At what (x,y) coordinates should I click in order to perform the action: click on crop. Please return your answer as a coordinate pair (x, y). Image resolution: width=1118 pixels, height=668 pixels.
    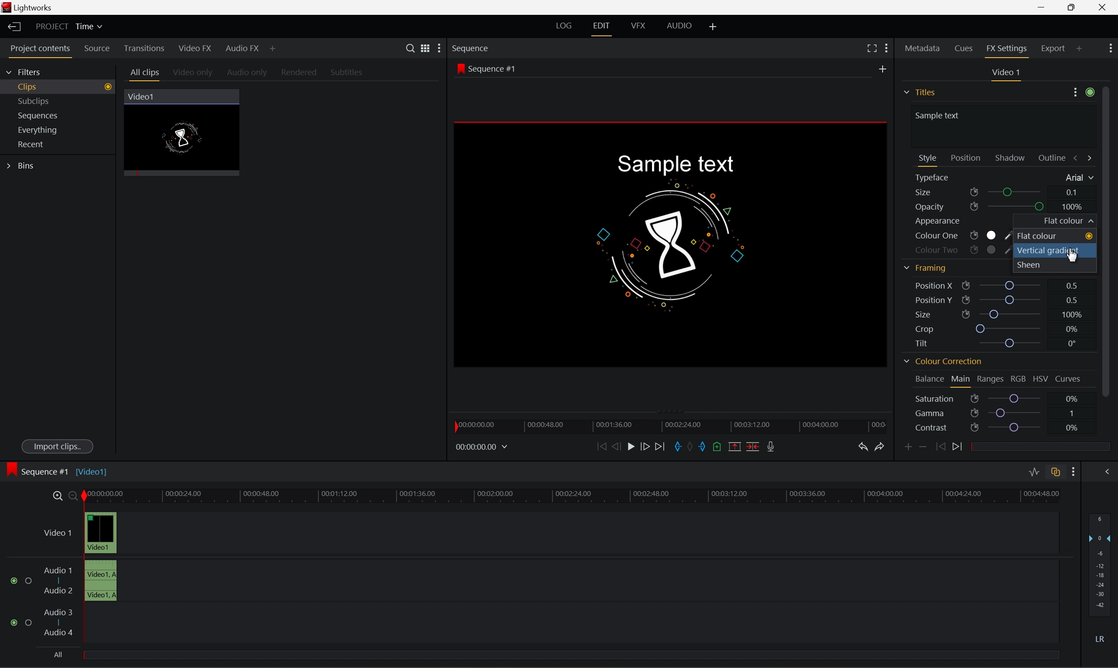
    Looking at the image, I should click on (928, 329).